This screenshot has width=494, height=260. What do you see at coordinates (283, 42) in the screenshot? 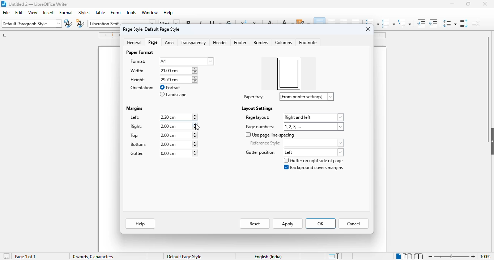
I see `columns` at bounding box center [283, 42].